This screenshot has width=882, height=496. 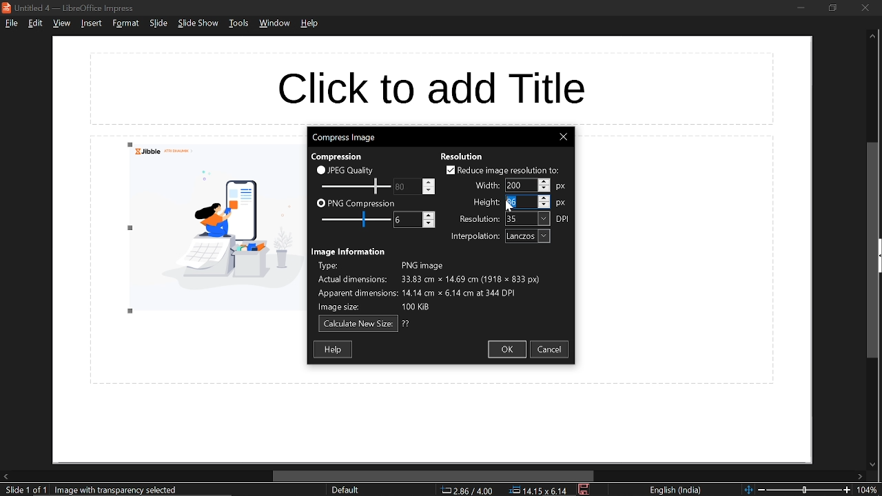 I want to click on minimize, so click(x=801, y=7).